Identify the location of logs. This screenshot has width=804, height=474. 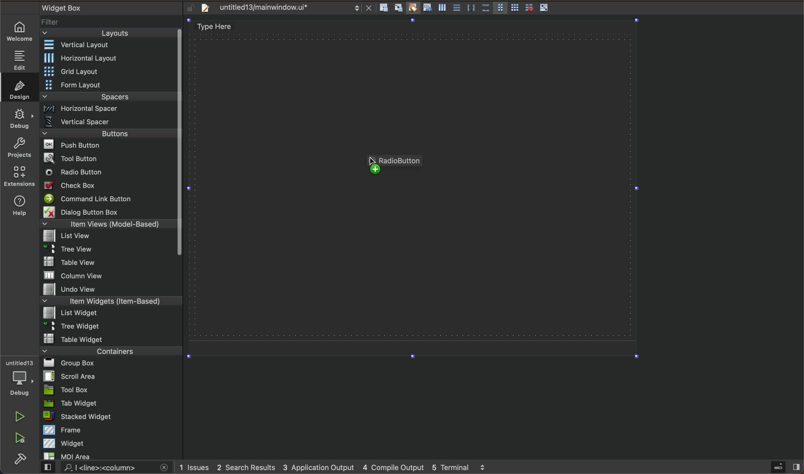
(343, 467).